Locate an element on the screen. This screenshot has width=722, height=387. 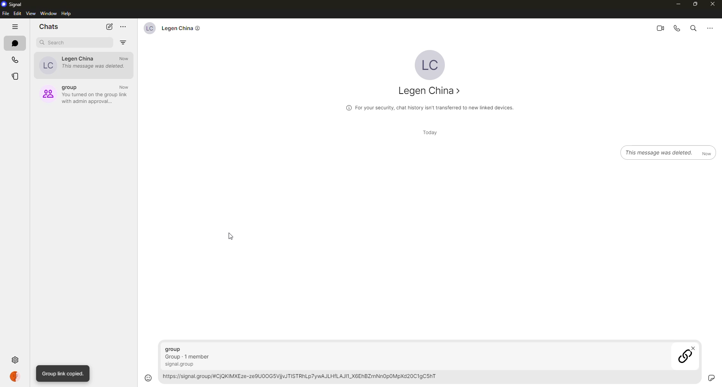
search is located at coordinates (692, 29).